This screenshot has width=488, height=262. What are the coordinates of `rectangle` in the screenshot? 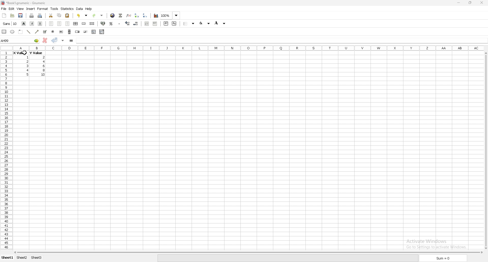 It's located at (4, 31).